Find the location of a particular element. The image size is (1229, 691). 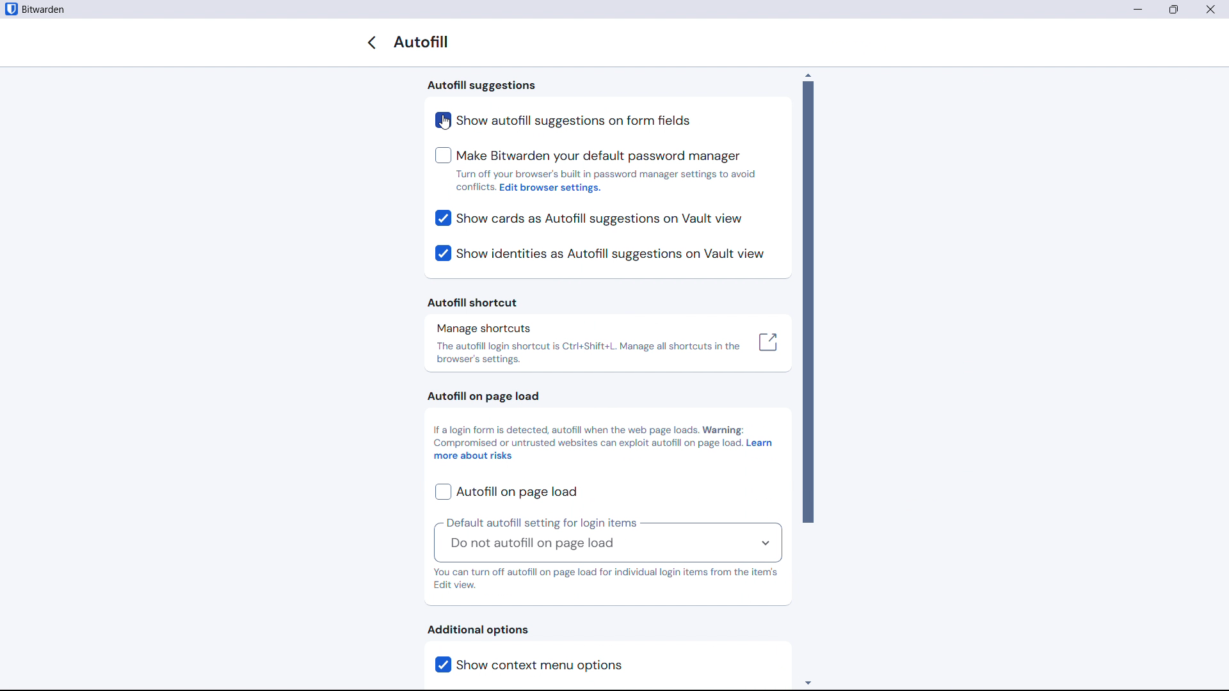

autofill is located at coordinates (424, 42).